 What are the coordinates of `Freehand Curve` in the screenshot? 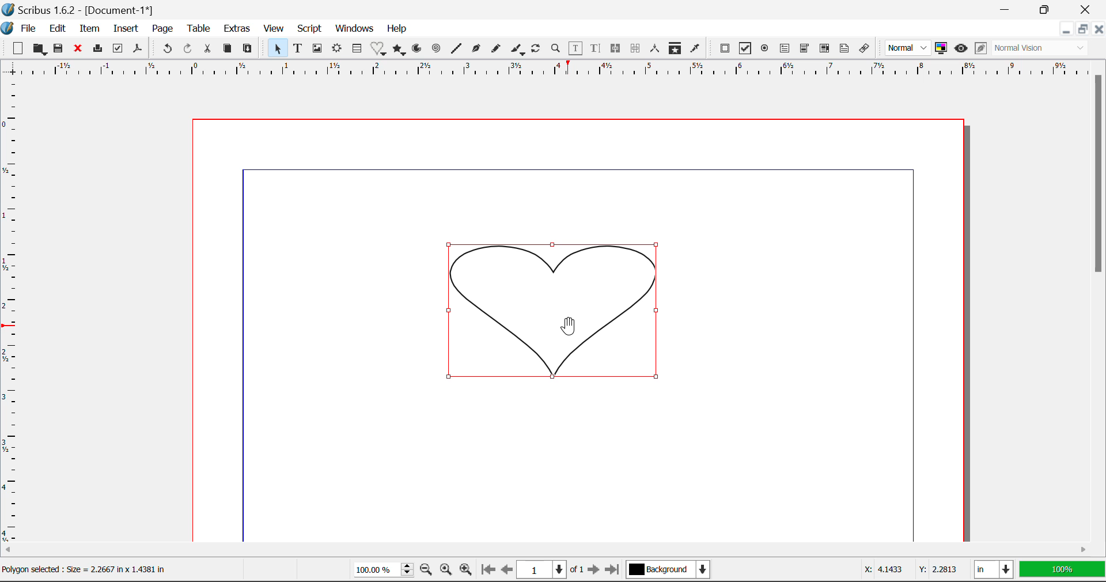 It's located at (497, 48).